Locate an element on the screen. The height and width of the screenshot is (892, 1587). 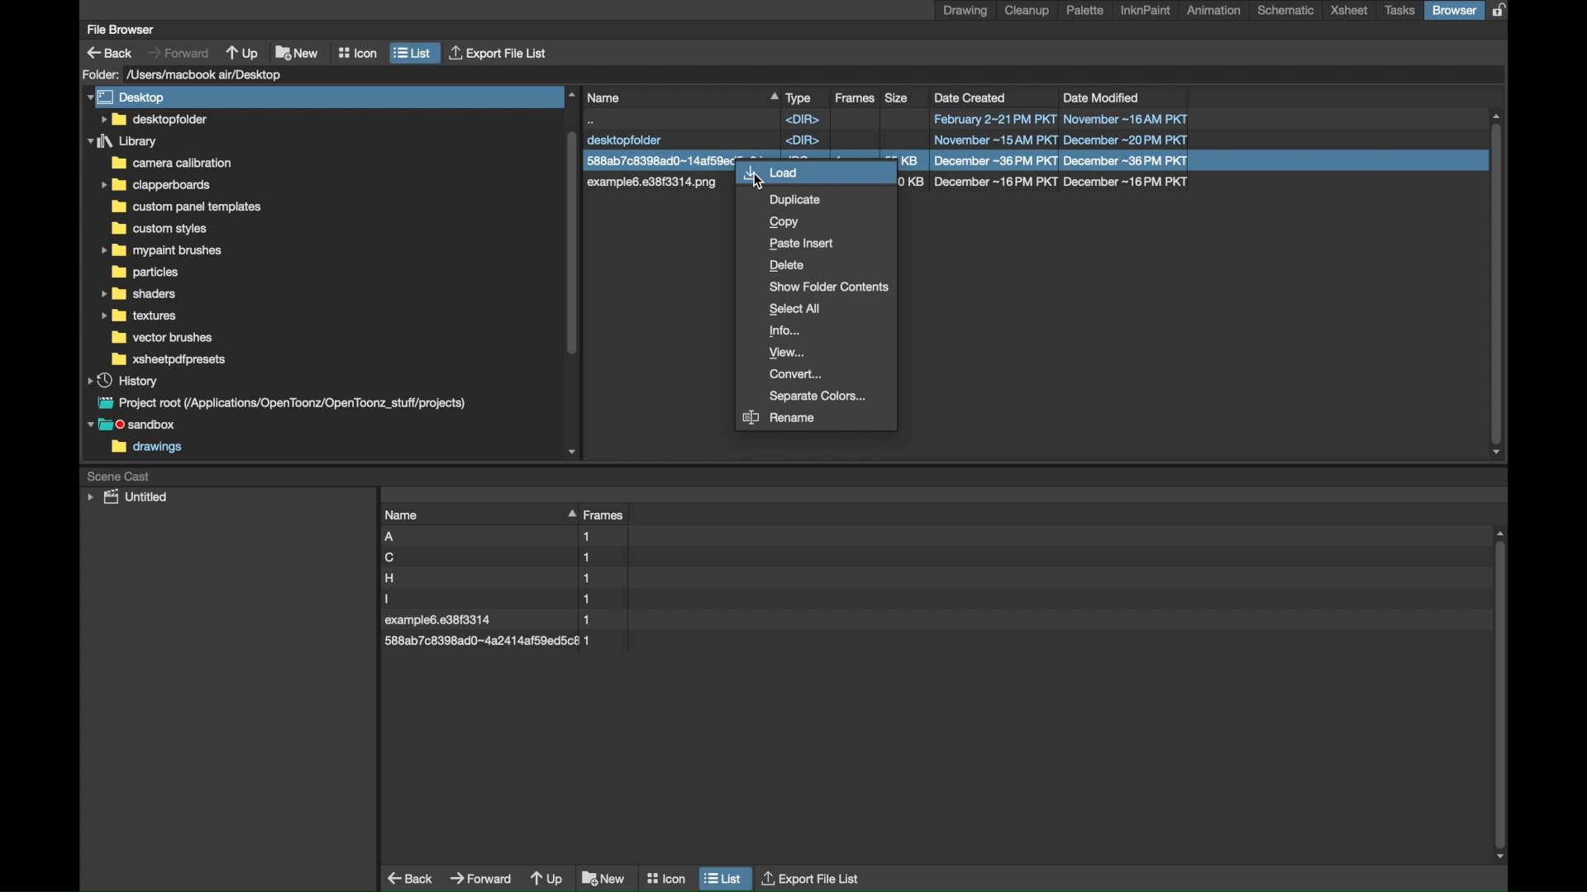
file is located at coordinates (489, 557).